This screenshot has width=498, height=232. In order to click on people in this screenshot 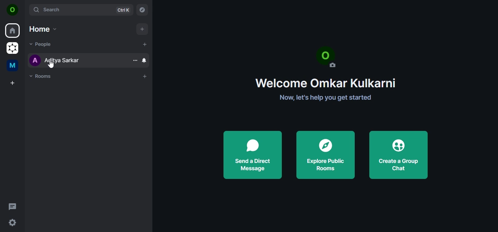, I will do `click(41, 45)`.